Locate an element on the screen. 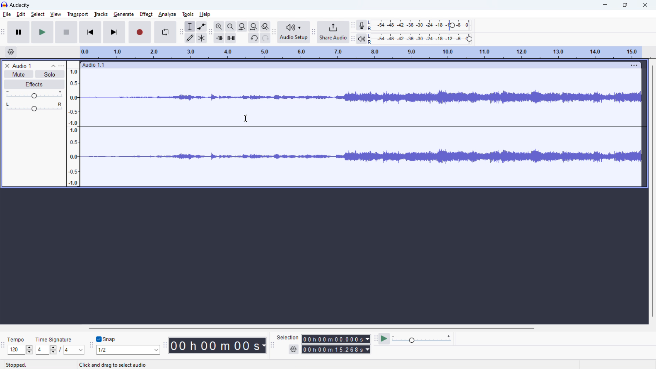  recording meter toolbar is located at coordinates (353, 25).